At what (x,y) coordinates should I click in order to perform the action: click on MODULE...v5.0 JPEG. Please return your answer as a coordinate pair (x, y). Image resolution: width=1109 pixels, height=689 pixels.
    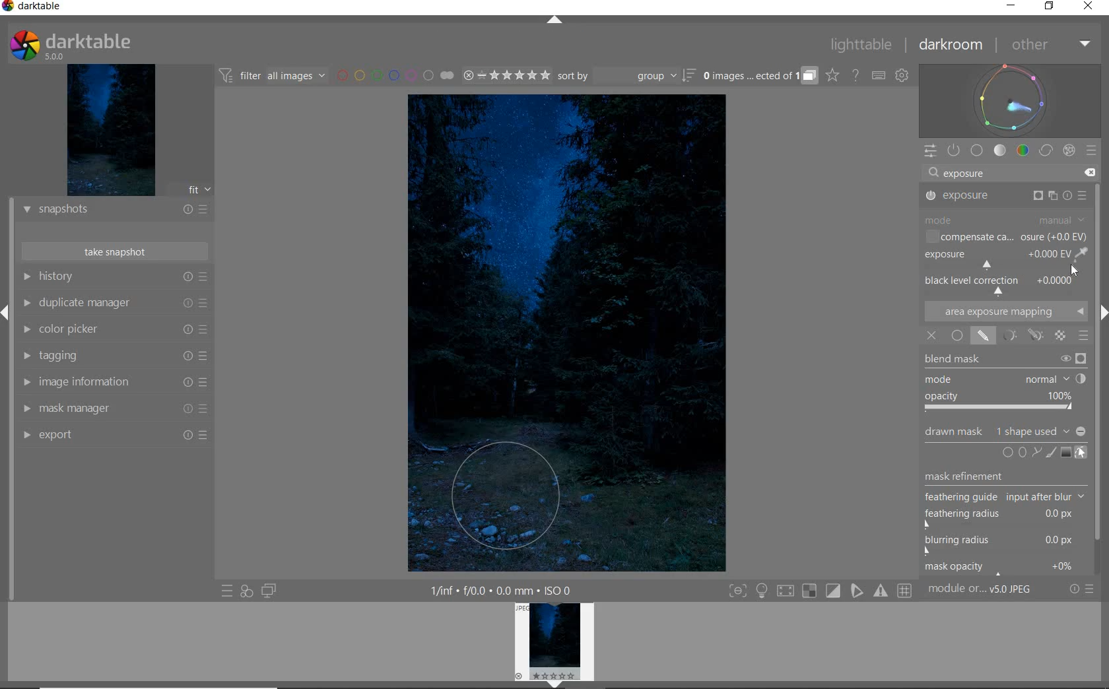
    Looking at the image, I should click on (980, 591).